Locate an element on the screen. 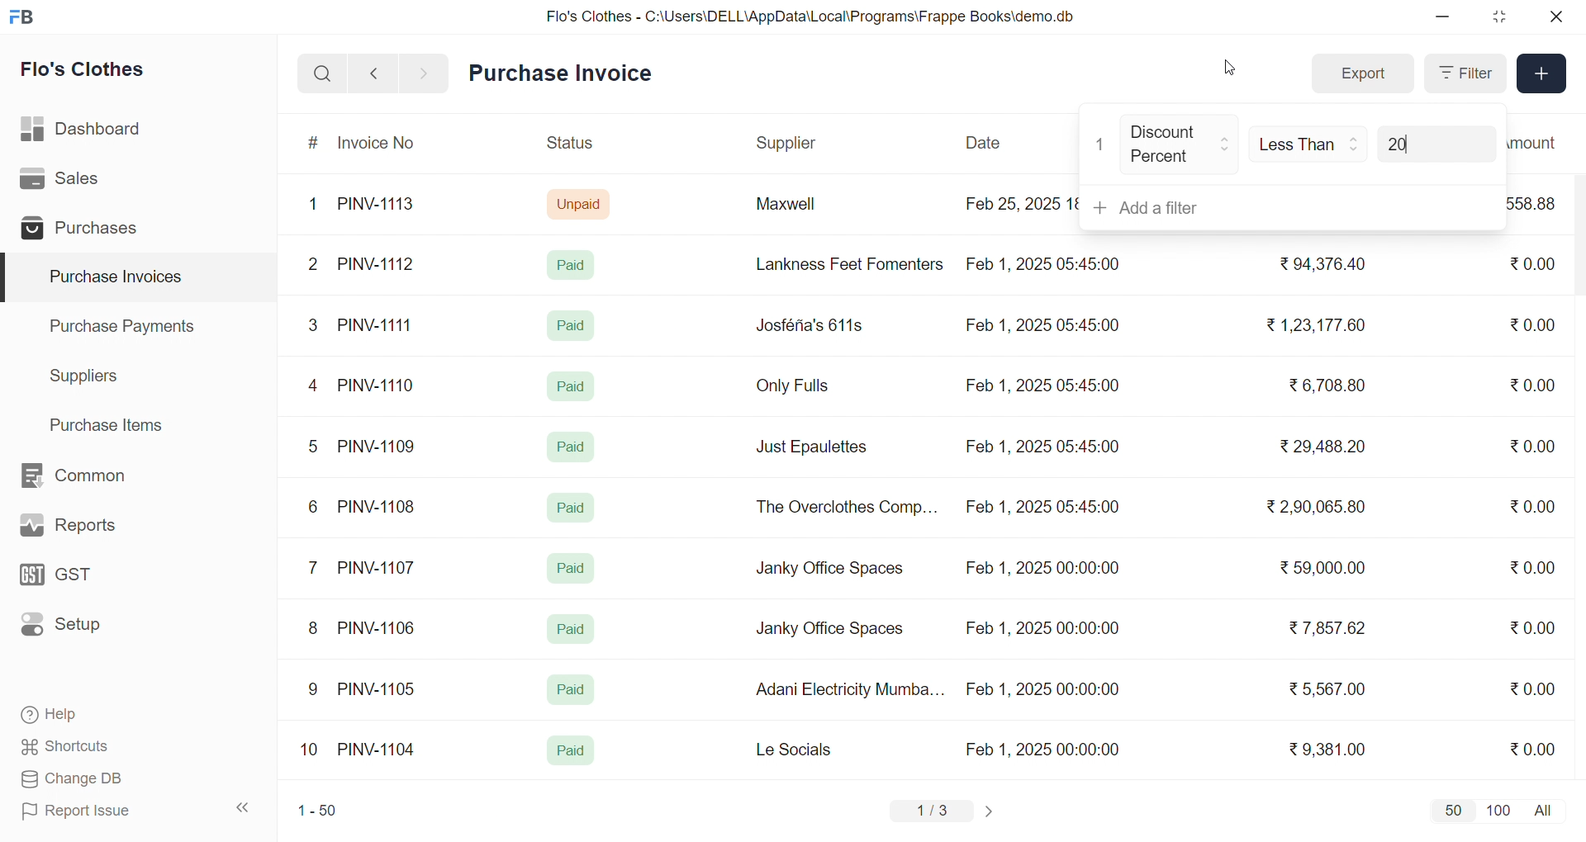  7 is located at coordinates (316, 566).